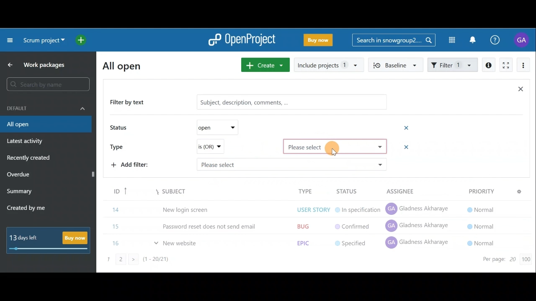  I want to click on OpenProject, so click(242, 41).